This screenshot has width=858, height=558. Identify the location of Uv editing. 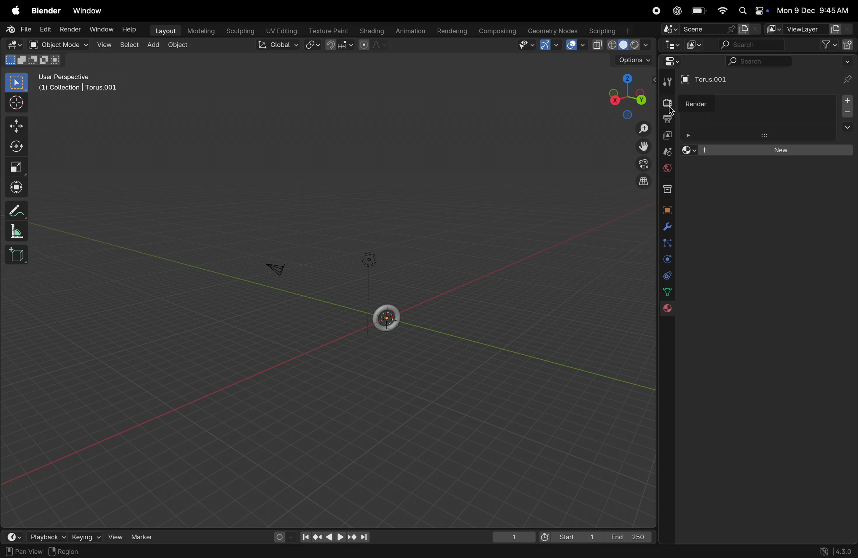
(282, 30).